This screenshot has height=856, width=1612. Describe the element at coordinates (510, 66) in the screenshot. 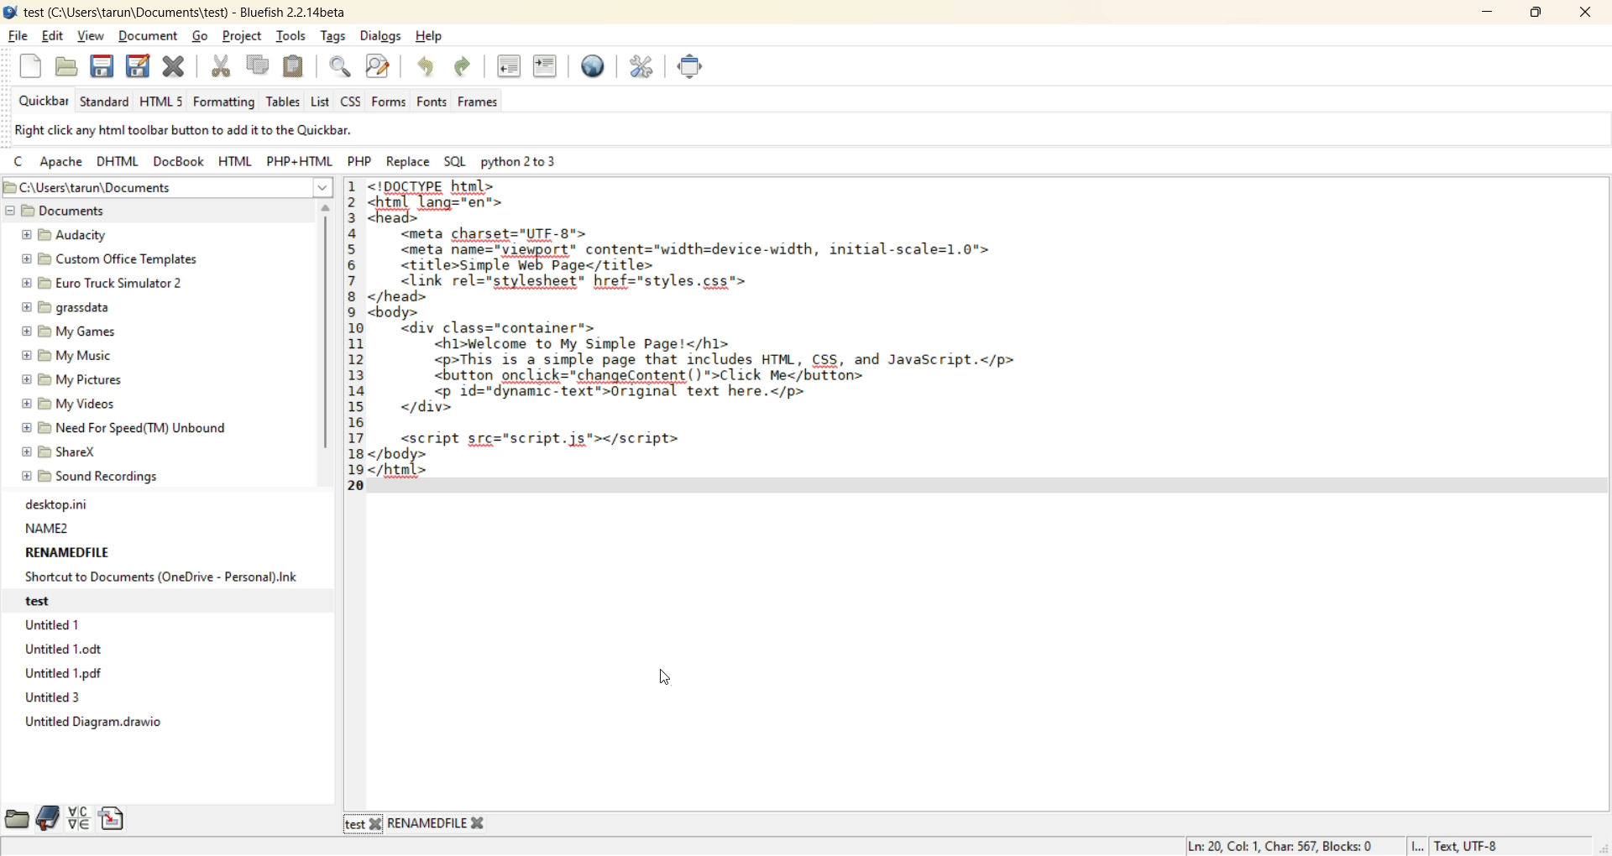

I see `unindent` at that location.